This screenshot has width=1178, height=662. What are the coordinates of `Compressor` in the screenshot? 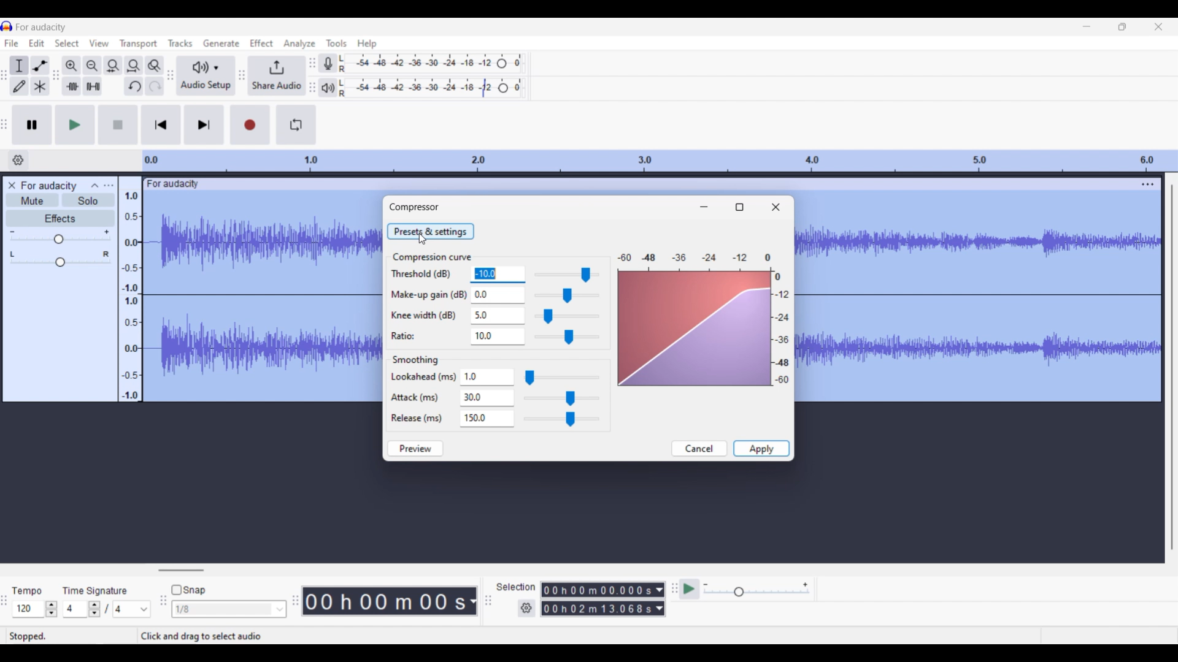 It's located at (414, 207).